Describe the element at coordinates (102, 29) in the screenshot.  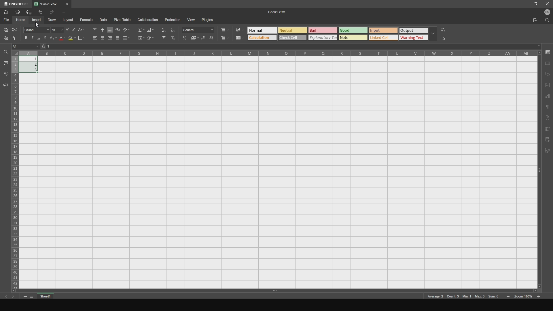
I see `align middle` at that location.